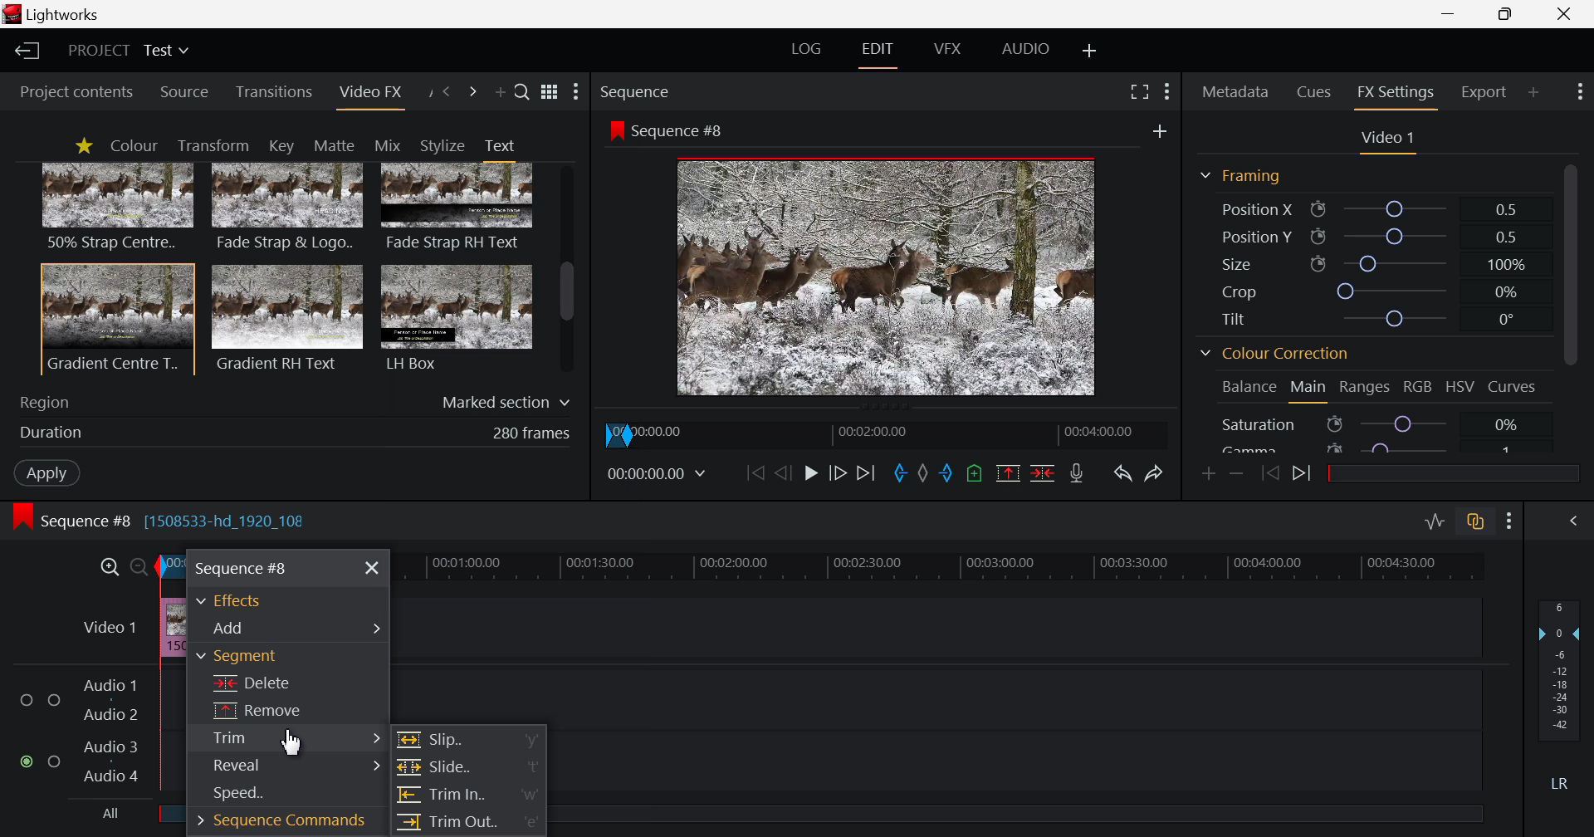  I want to click on Remove marked section, so click(1008, 472).